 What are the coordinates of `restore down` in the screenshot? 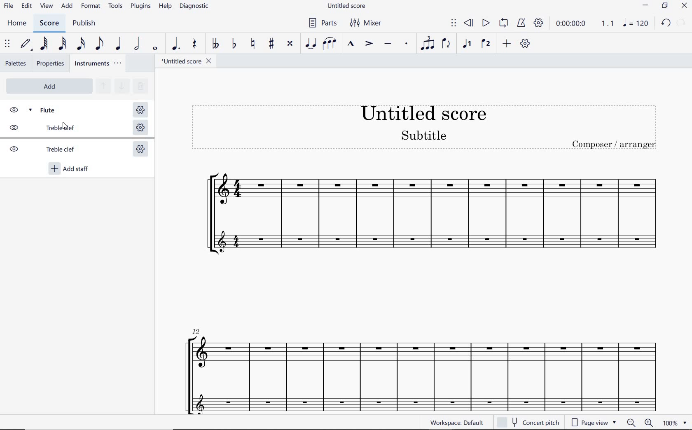 It's located at (664, 6).